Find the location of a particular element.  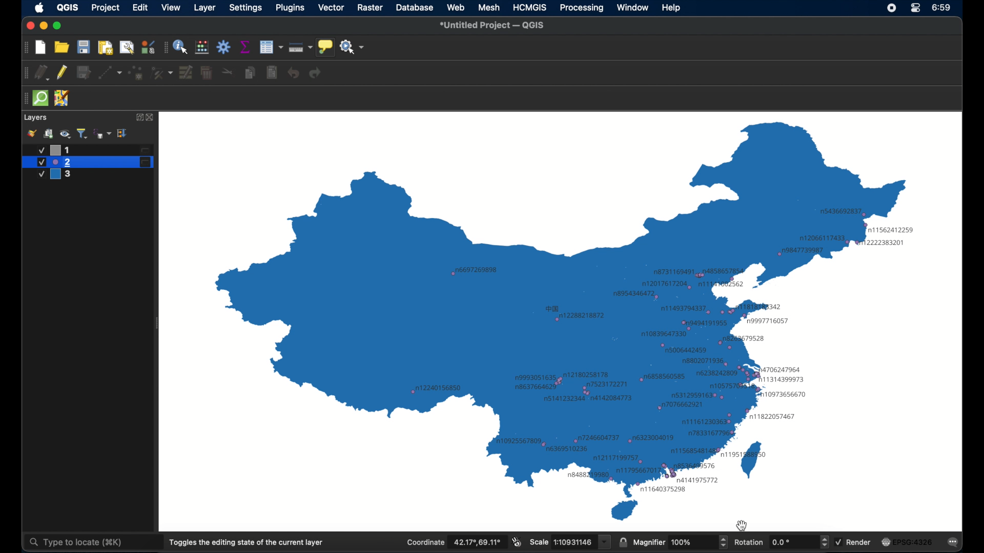

new is located at coordinates (40, 48).